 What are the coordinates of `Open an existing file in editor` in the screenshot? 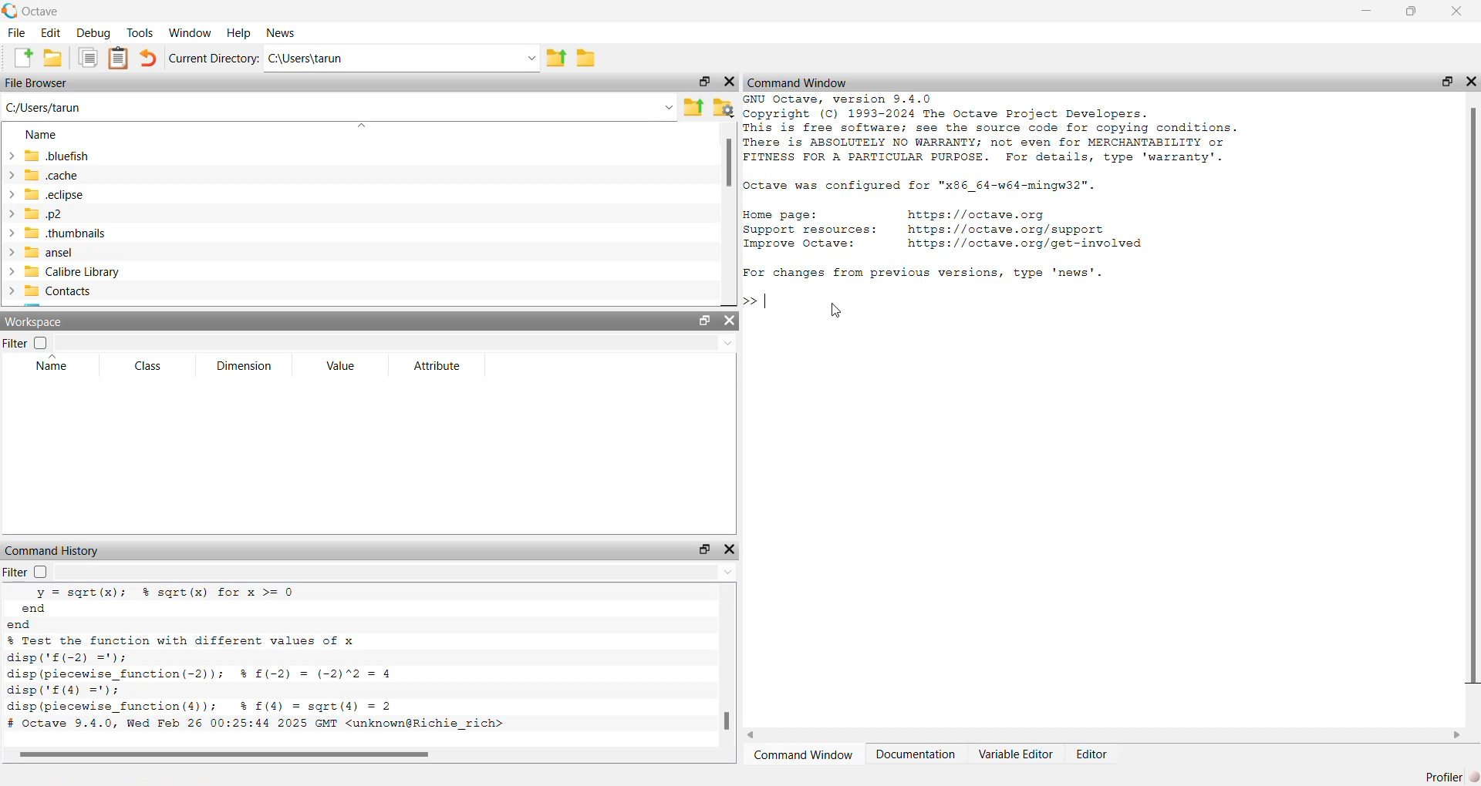 It's located at (54, 57).